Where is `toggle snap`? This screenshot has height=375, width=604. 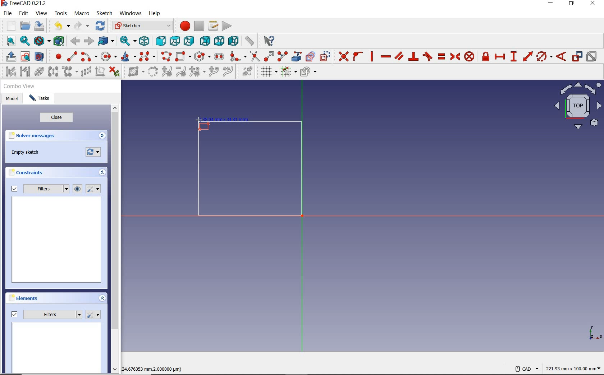
toggle snap is located at coordinates (289, 72).